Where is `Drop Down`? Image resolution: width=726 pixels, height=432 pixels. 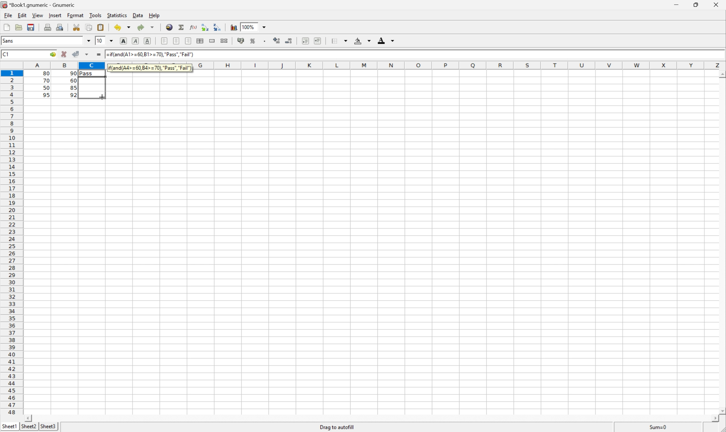 Drop Down is located at coordinates (152, 26).